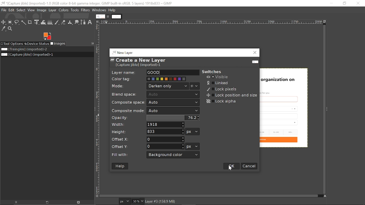 This screenshot has height=205, width=365. I want to click on Fill with:, so click(122, 154).